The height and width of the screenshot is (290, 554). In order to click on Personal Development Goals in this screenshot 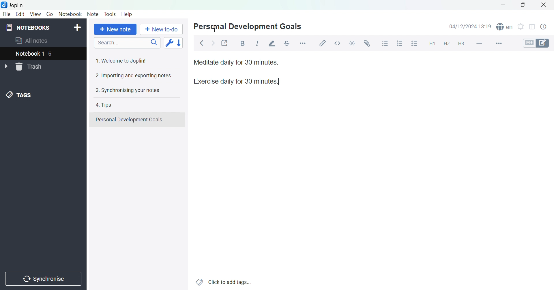, I will do `click(251, 26)`.